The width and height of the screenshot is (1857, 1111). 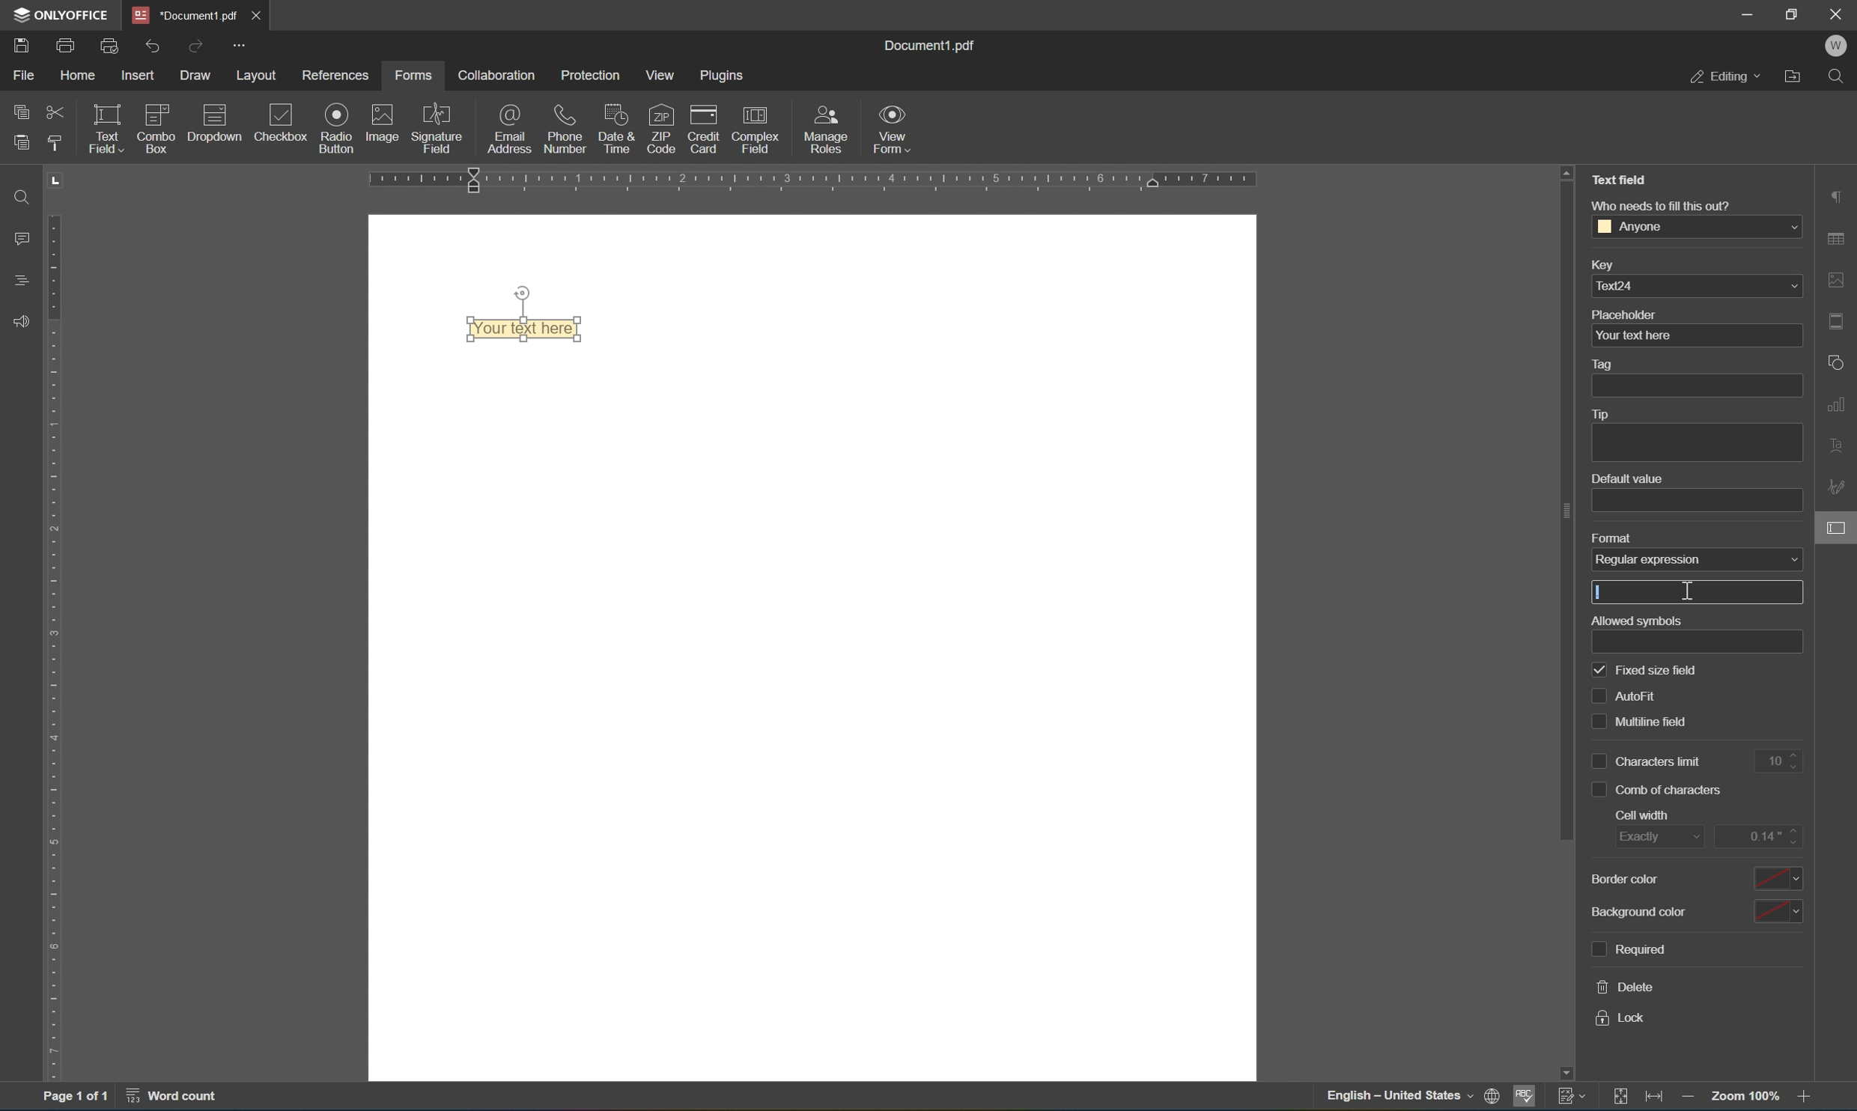 I want to click on *document1.pdf, so click(x=186, y=15).